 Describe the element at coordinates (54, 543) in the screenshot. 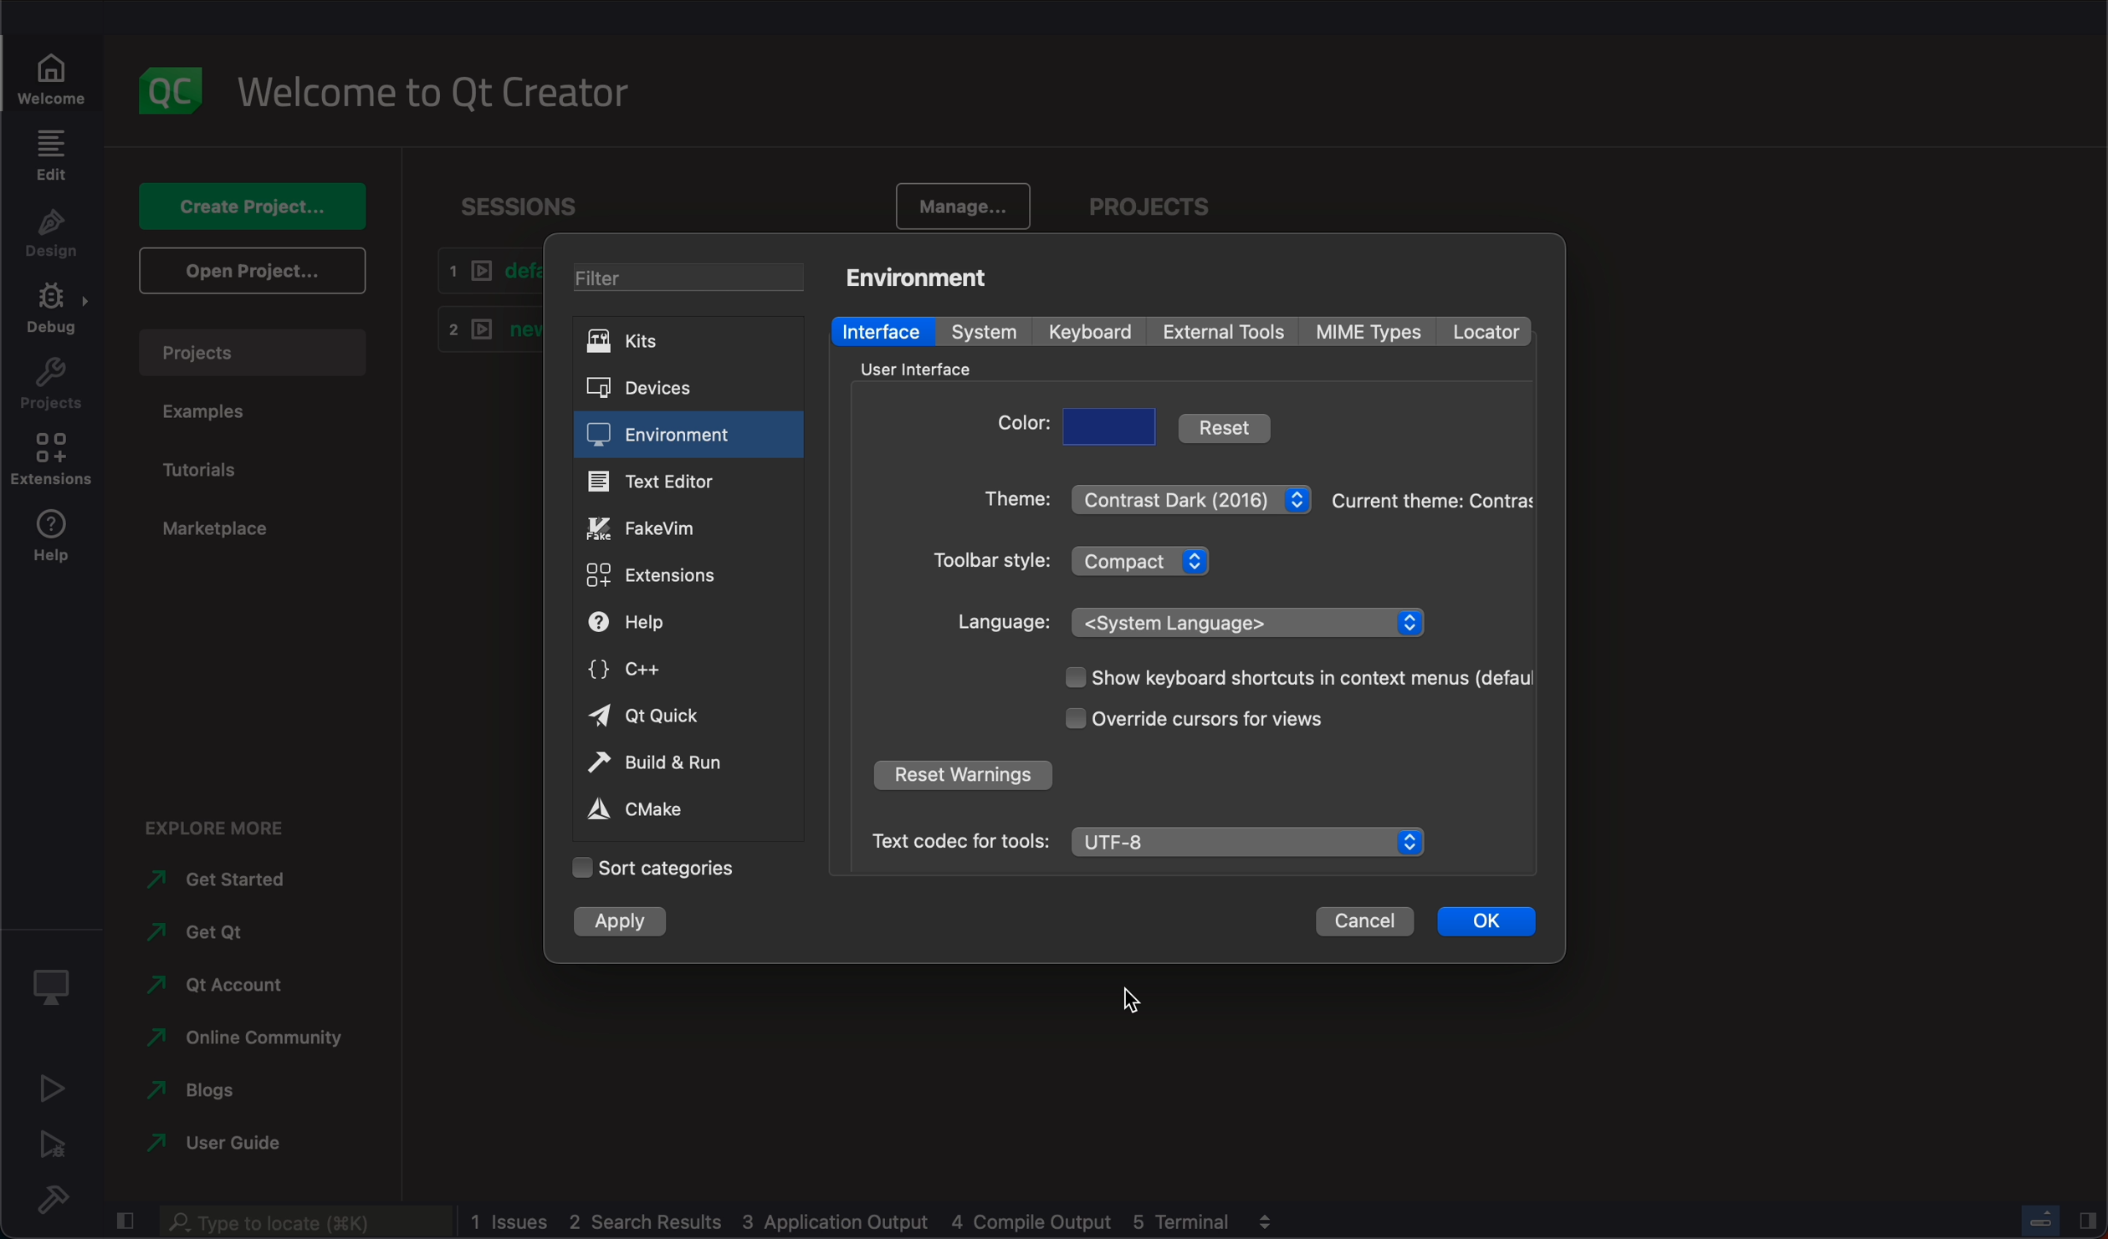

I see `help` at that location.